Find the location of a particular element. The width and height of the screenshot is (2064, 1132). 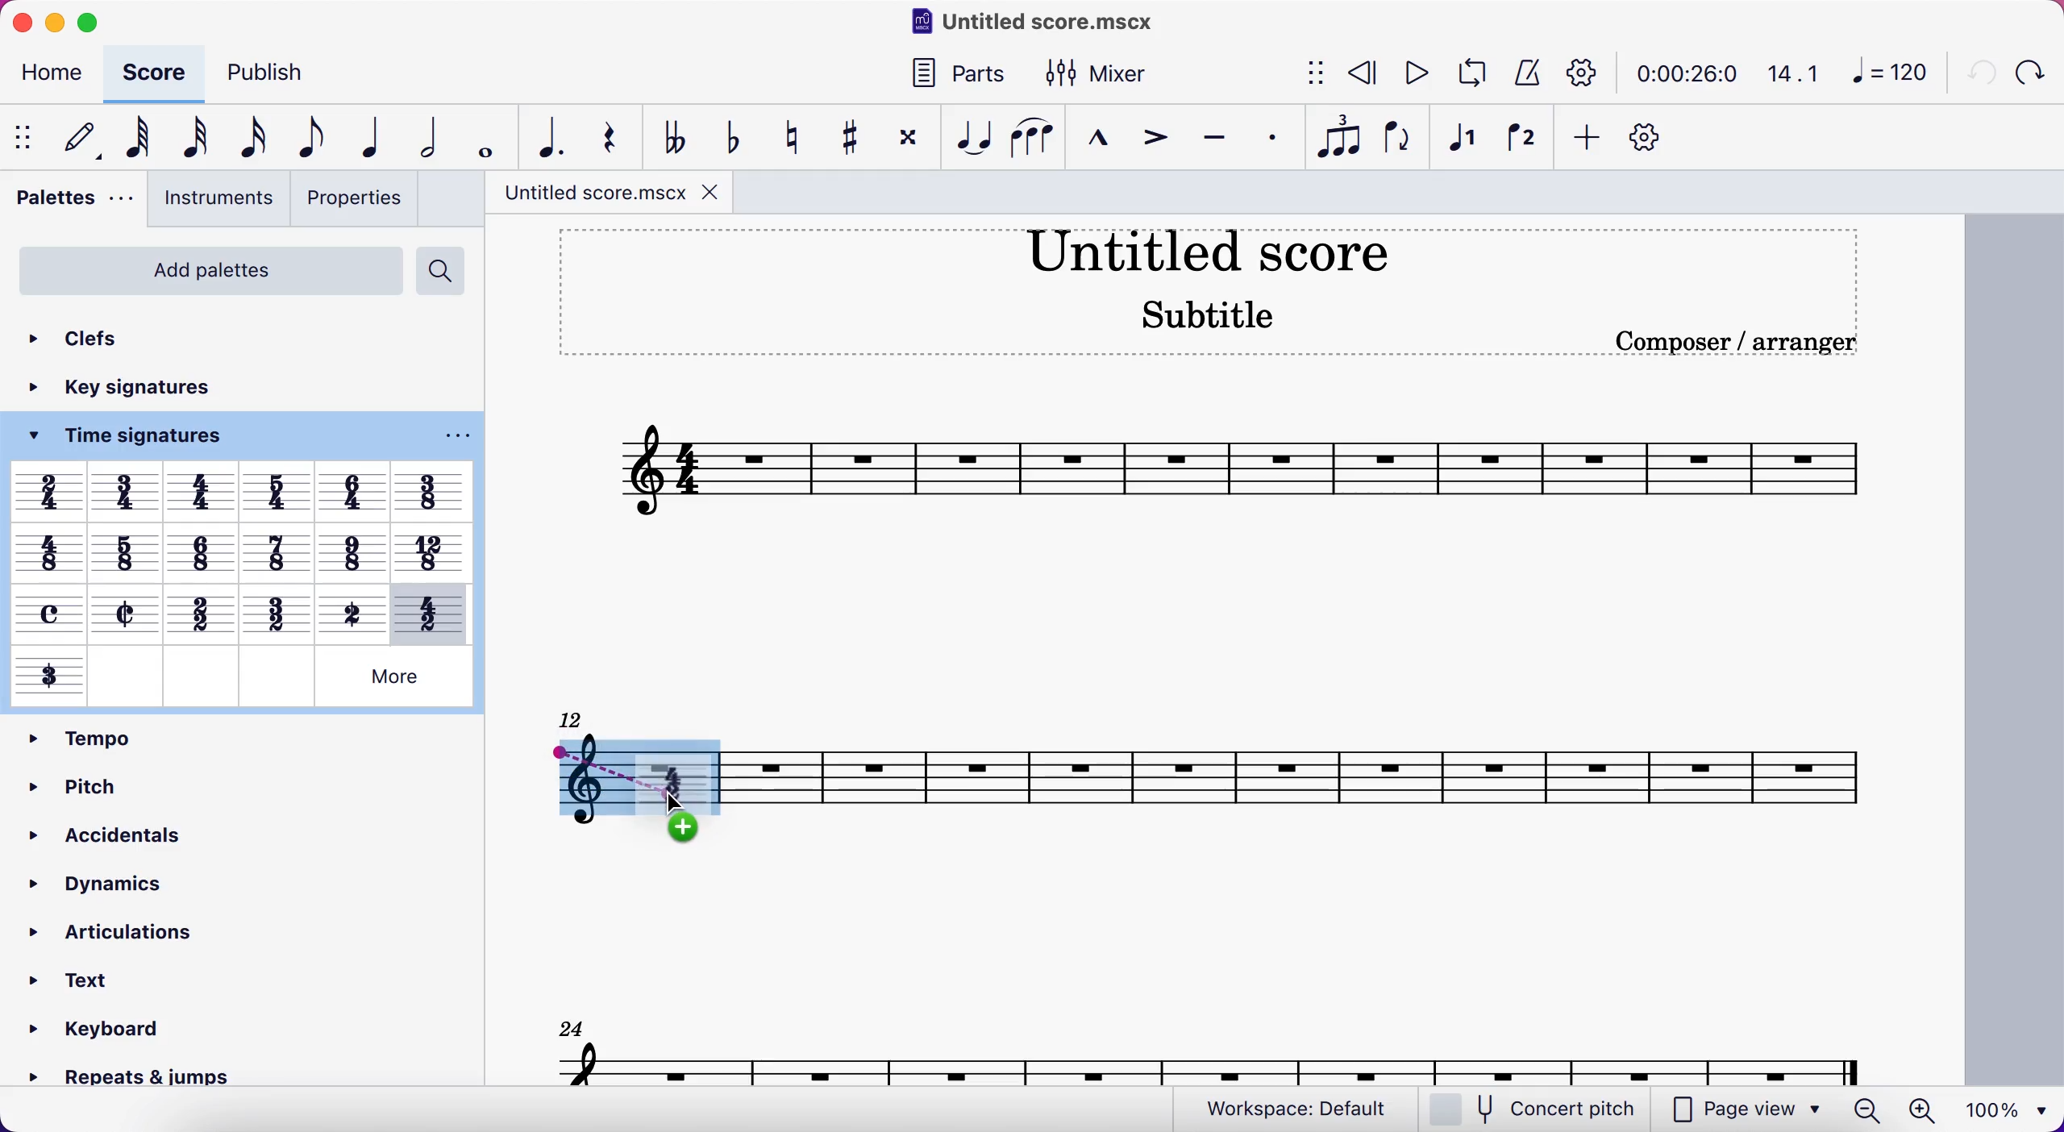

 is located at coordinates (431, 611).